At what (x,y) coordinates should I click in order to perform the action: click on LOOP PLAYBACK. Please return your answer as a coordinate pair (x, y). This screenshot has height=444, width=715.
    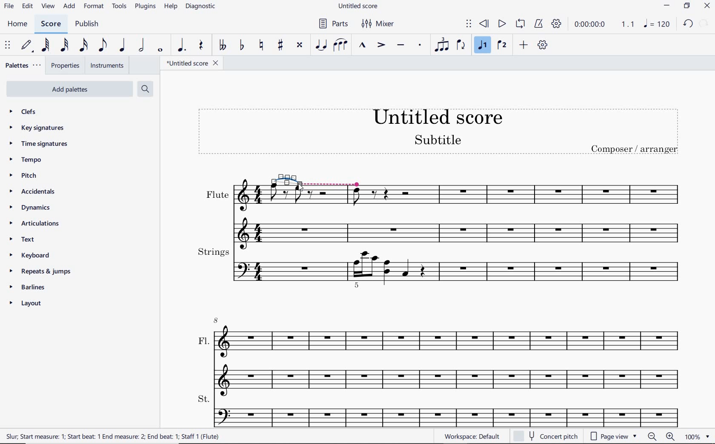
    Looking at the image, I should click on (521, 24).